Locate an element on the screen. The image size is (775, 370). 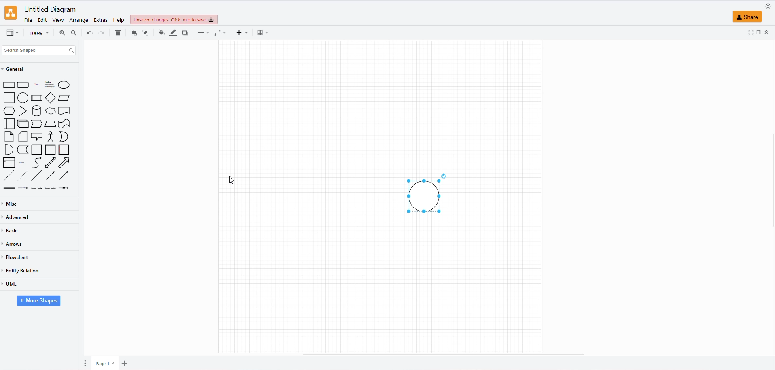
dotted line is located at coordinates (27, 189).